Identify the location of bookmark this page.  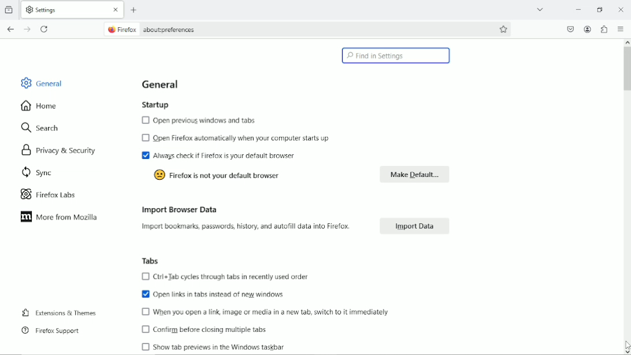
(503, 29).